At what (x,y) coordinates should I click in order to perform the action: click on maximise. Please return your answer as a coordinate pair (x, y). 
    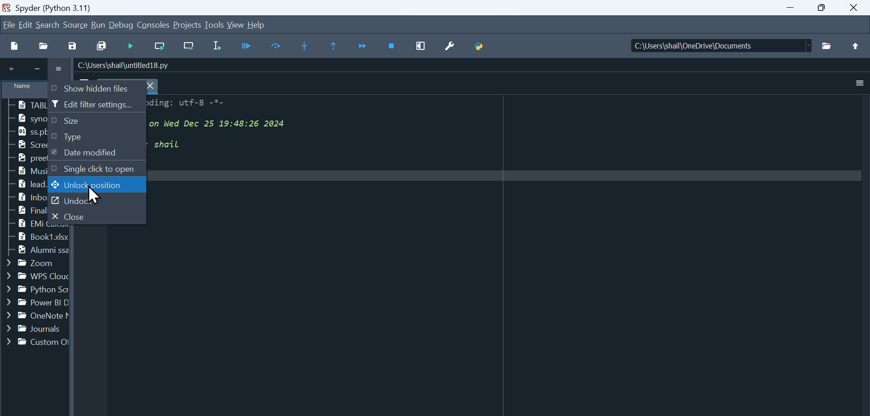
    Looking at the image, I should click on (826, 8).